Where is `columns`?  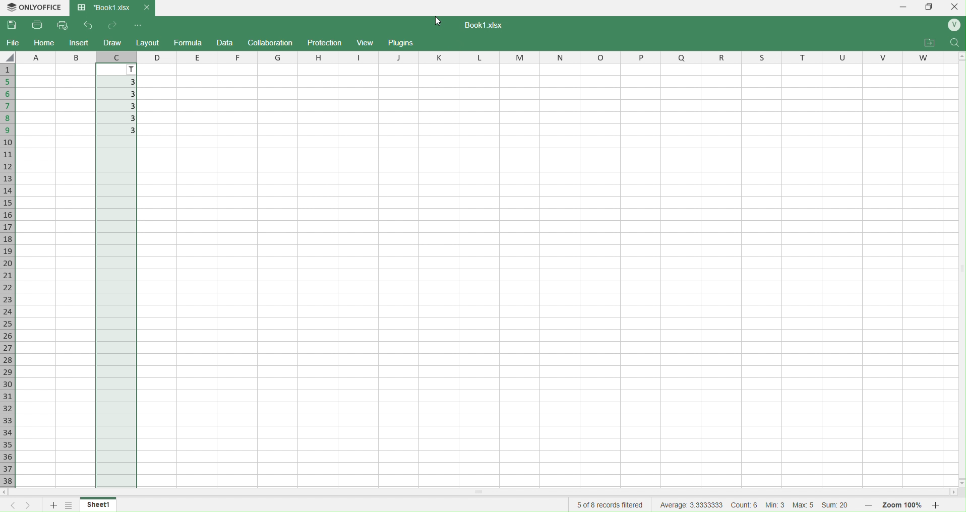
columns is located at coordinates (54, 56).